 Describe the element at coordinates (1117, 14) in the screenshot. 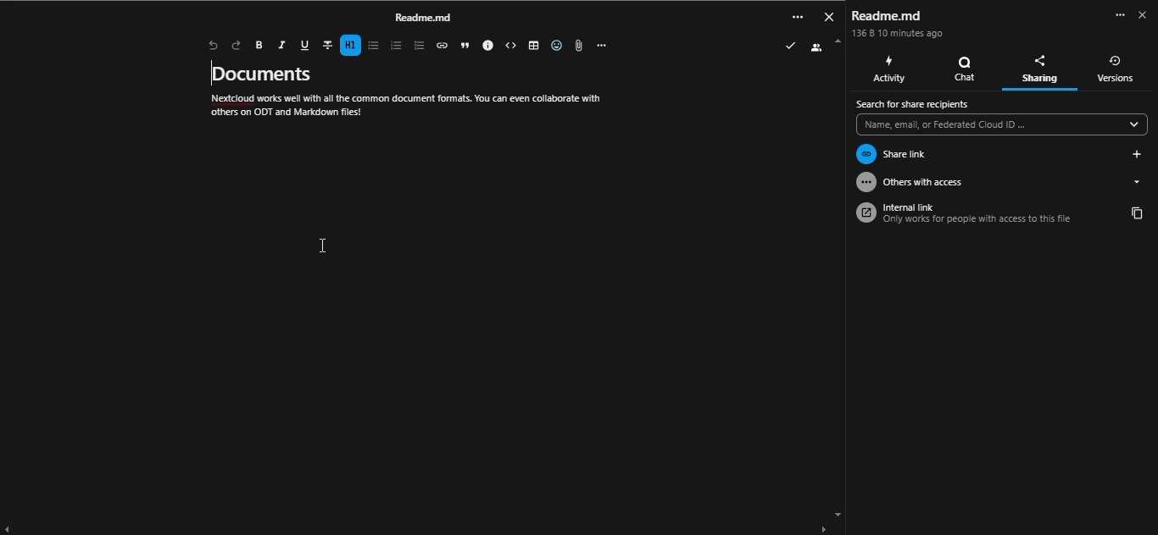

I see `more` at that location.